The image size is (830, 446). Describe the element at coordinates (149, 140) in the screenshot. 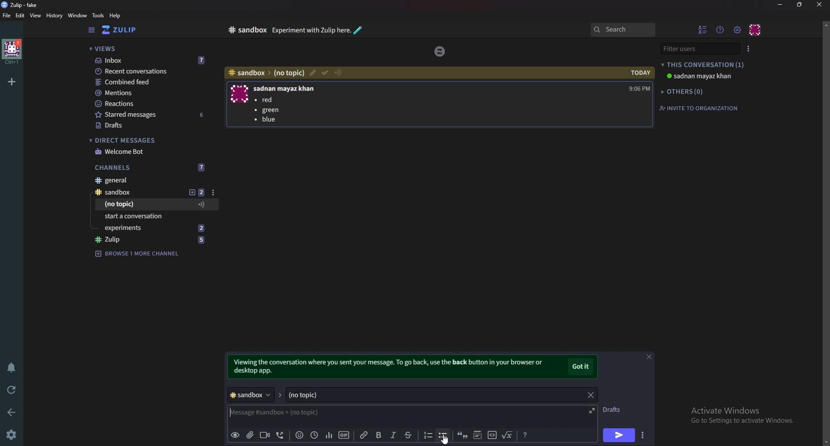

I see `Direct messages` at that location.